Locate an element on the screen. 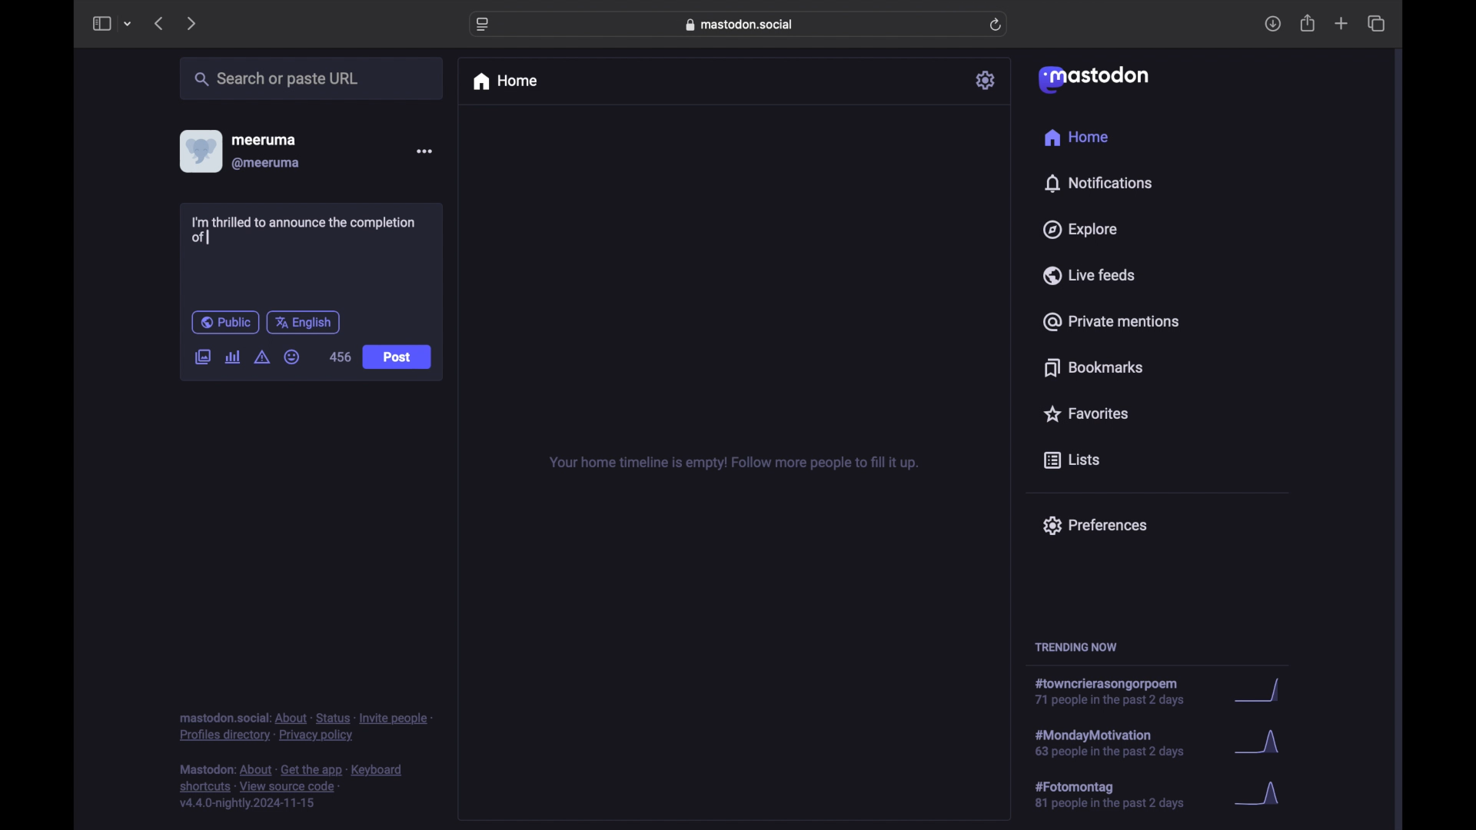  home is located at coordinates (1078, 137).